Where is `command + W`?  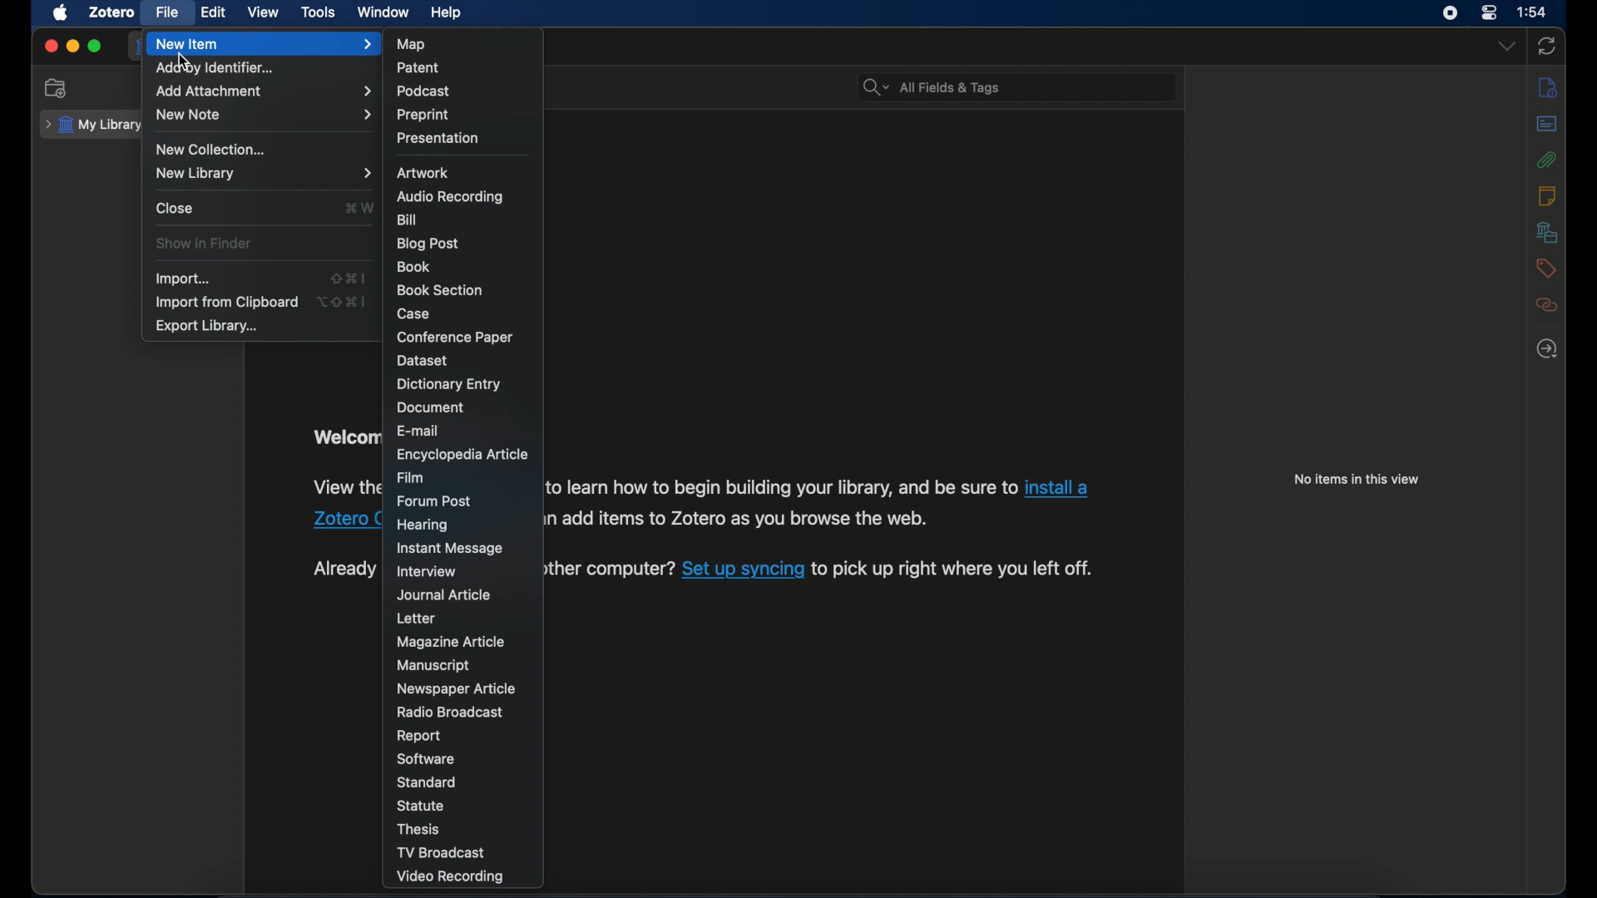
command + W is located at coordinates (359, 207).